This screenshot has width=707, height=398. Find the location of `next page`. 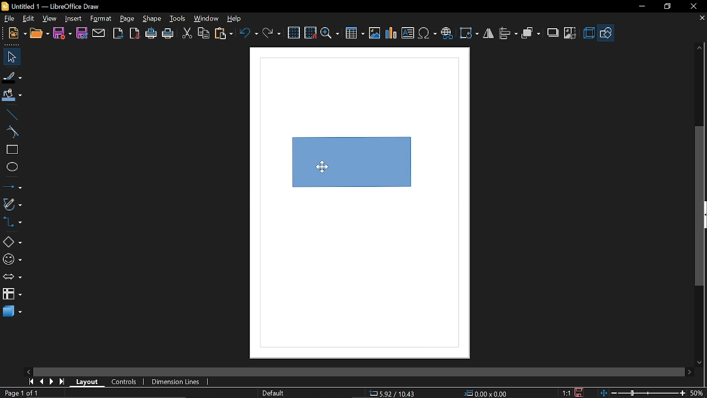

next page is located at coordinates (52, 382).